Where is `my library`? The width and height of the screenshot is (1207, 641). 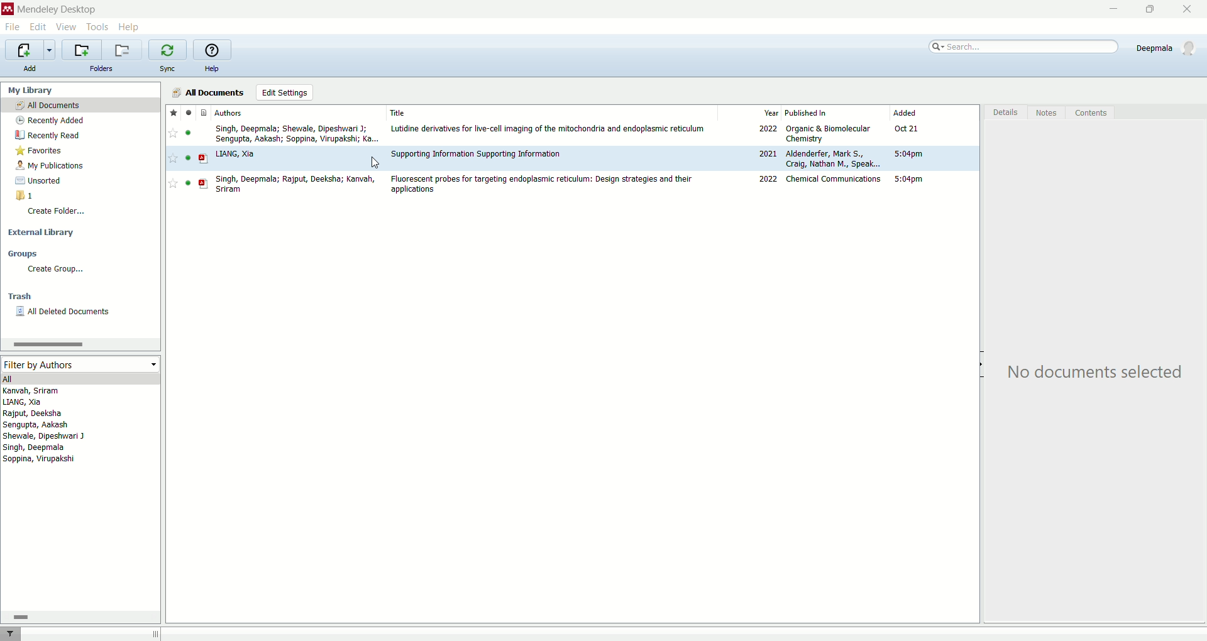 my library is located at coordinates (31, 90).